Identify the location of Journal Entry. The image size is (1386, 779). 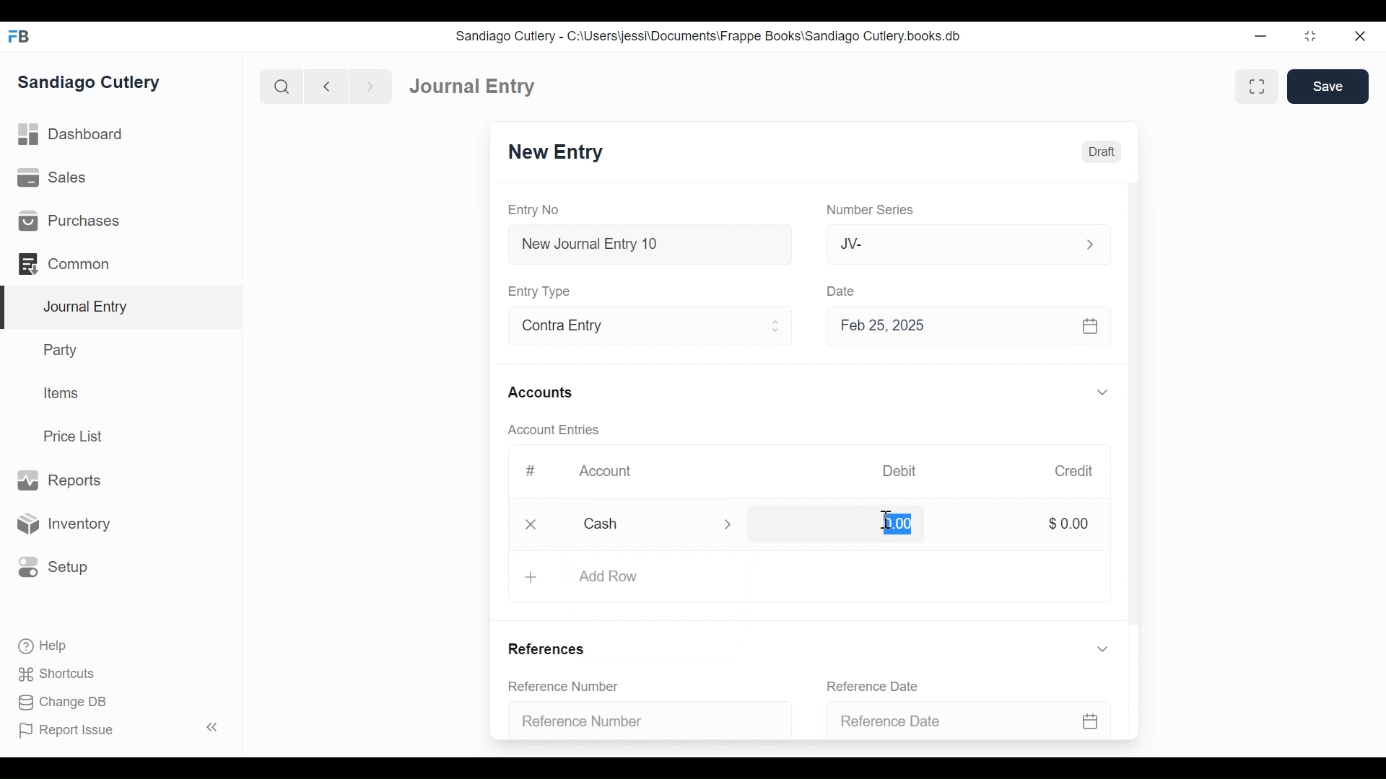
(475, 87).